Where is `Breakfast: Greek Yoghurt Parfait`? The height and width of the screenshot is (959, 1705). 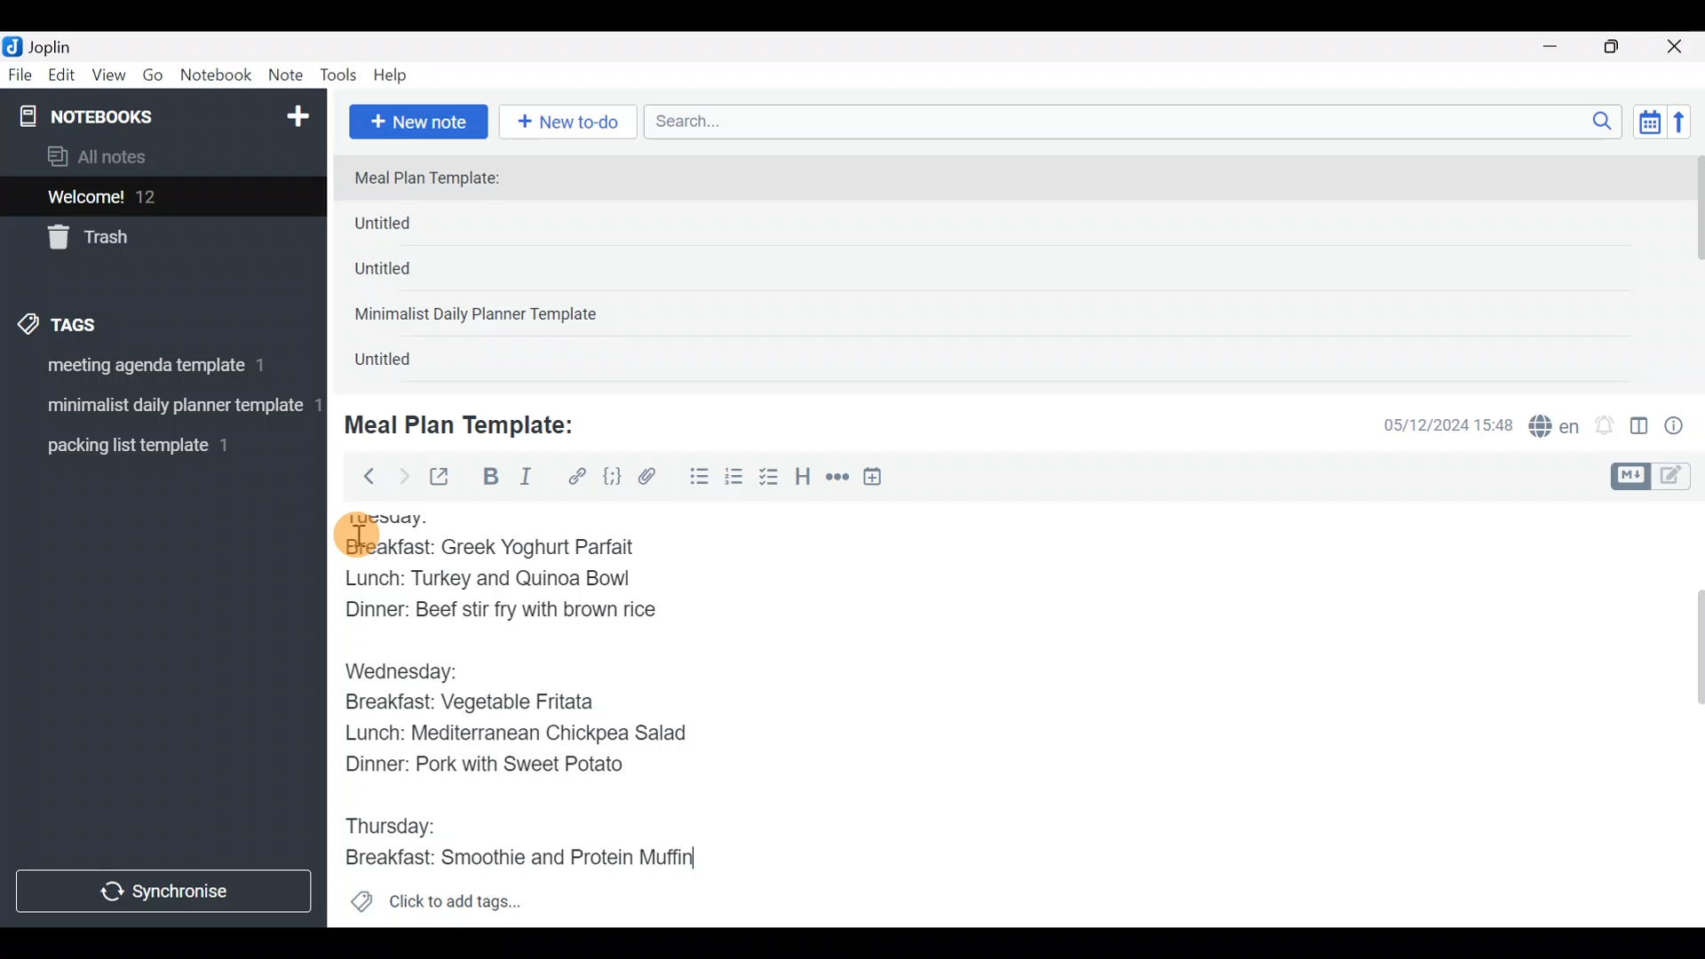 Breakfast: Greek Yoghurt Parfait is located at coordinates (493, 545).